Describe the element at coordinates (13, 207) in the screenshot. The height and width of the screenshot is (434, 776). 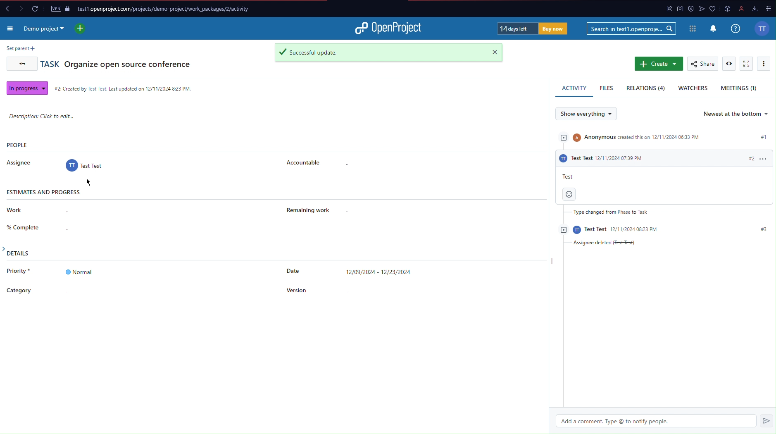
I see `Work` at that location.